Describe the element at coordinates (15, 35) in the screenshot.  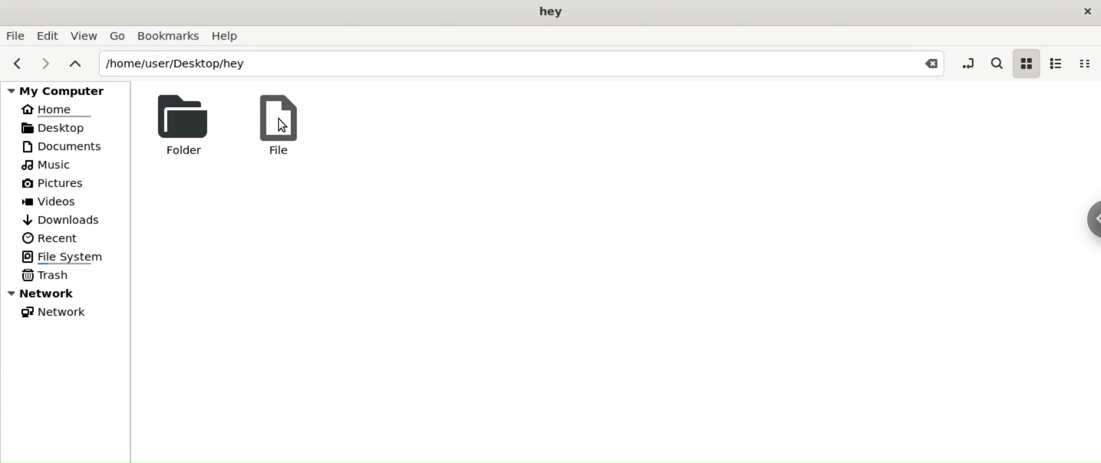
I see `File` at that location.